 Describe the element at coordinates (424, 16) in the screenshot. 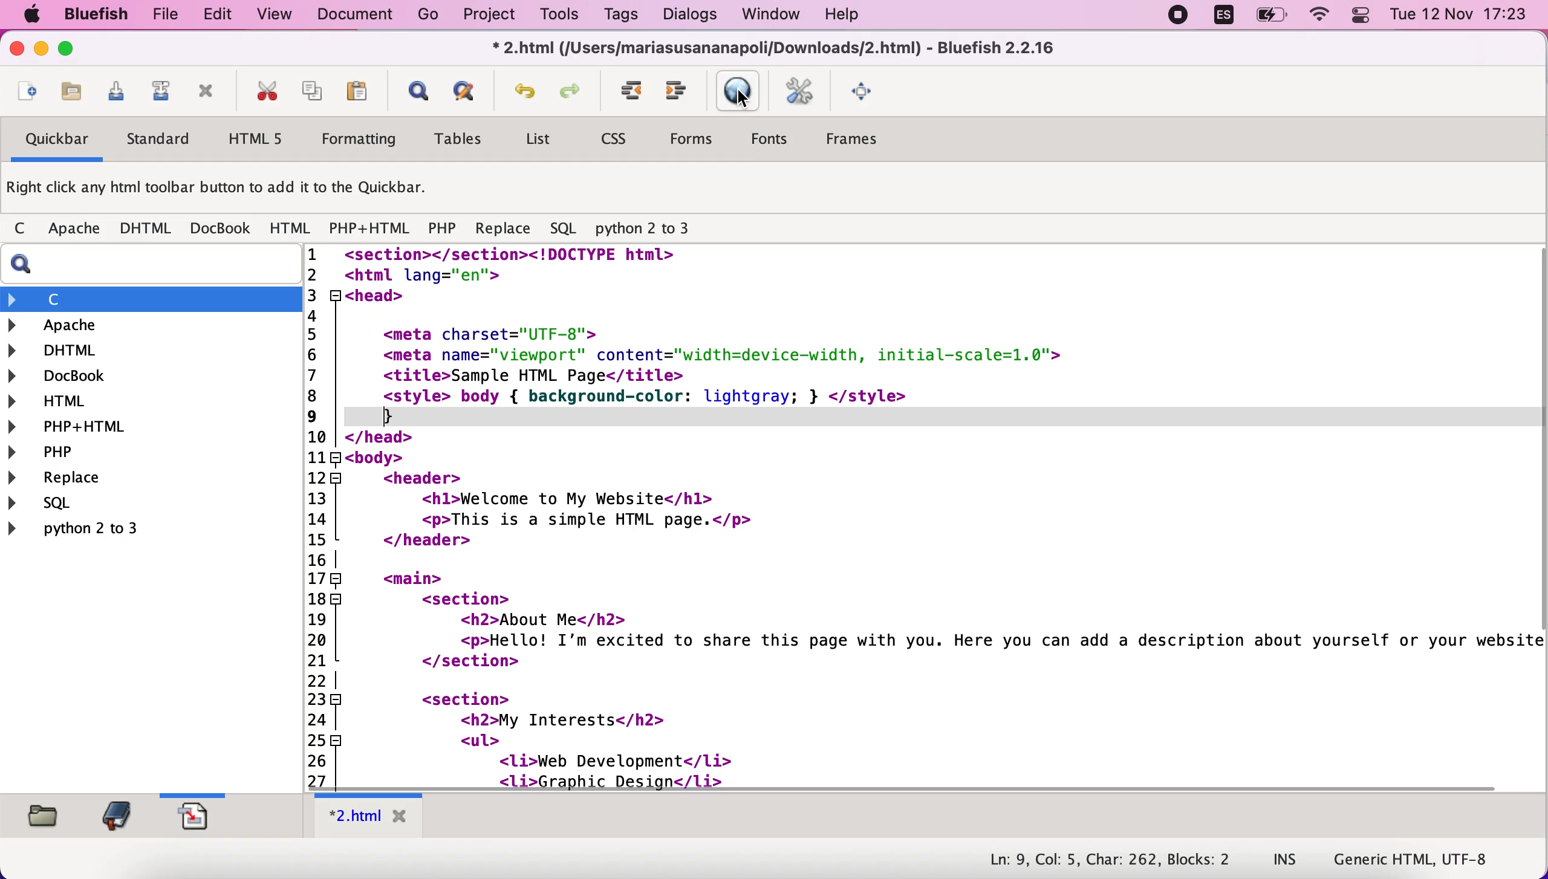

I see `go` at that location.